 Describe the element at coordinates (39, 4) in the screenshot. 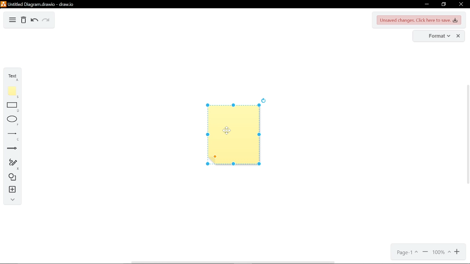

I see `current window: Untitled Diagram.drawio - draw.io` at that location.